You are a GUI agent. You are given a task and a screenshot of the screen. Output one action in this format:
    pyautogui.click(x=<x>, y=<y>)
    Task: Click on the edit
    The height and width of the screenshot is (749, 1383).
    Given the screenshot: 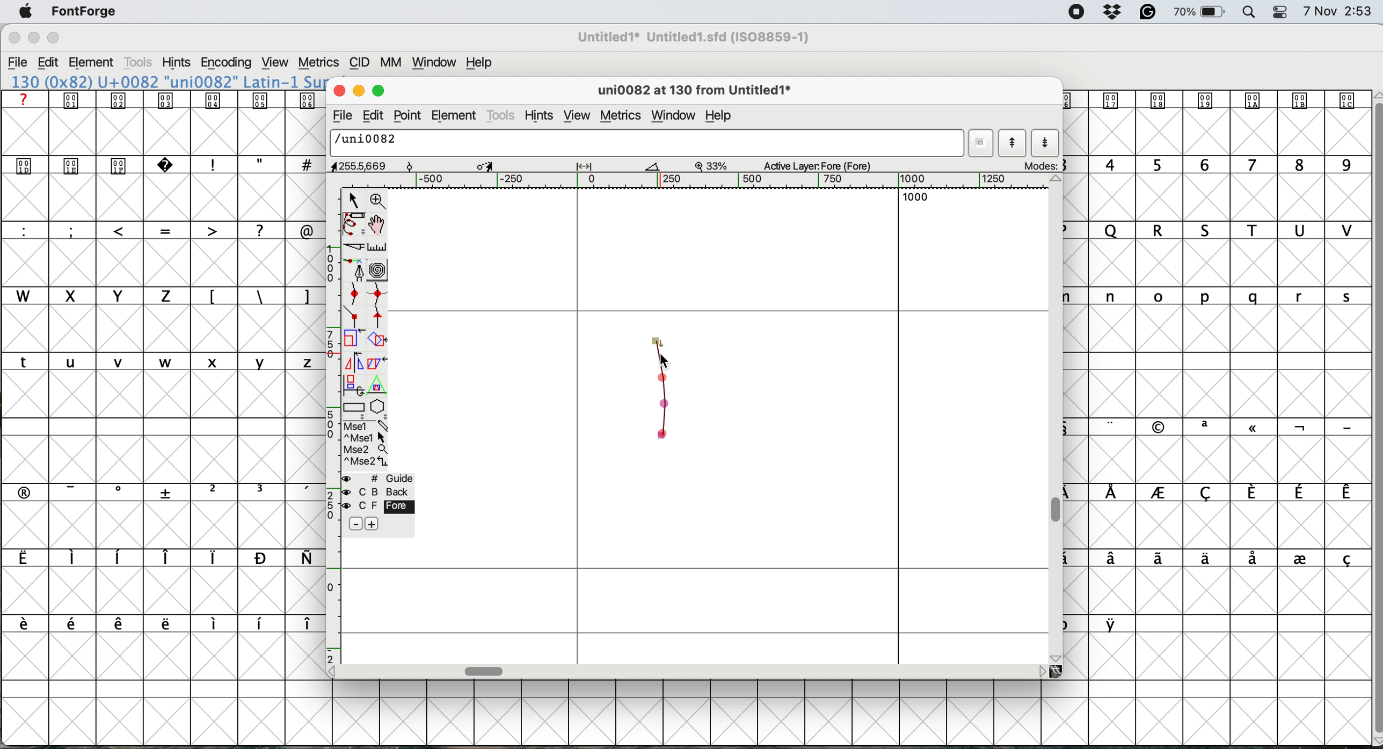 What is the action you would take?
    pyautogui.click(x=376, y=115)
    